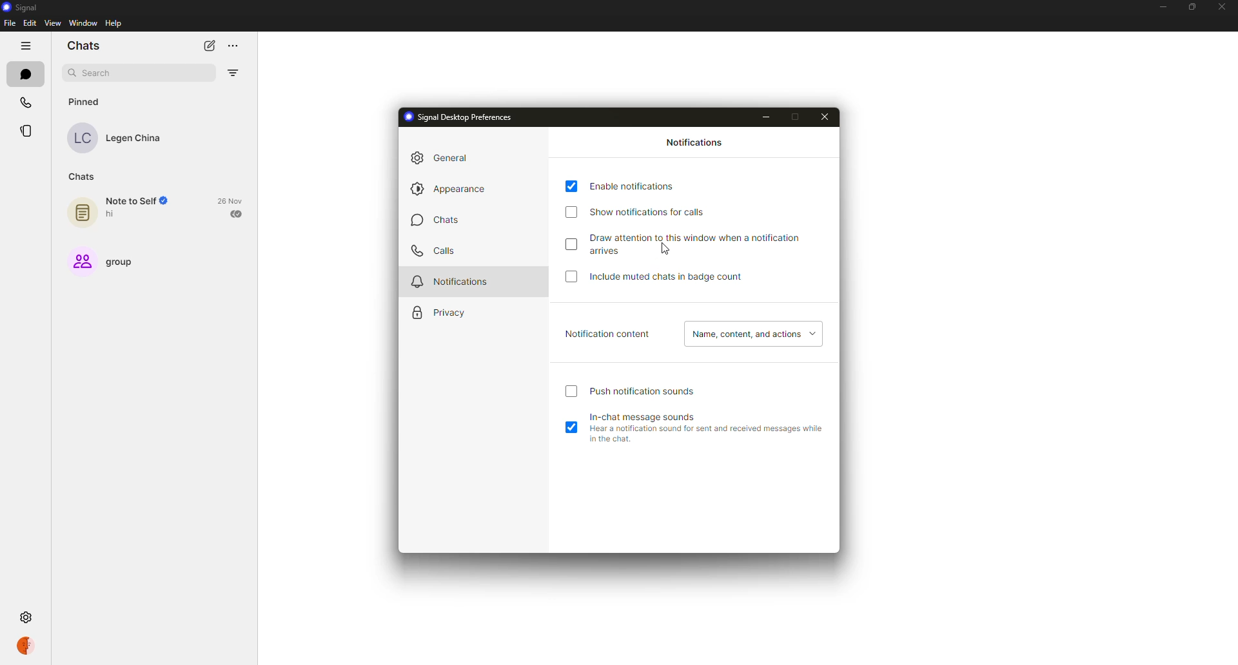 The width and height of the screenshot is (1238, 665). I want to click on disabled, so click(574, 243).